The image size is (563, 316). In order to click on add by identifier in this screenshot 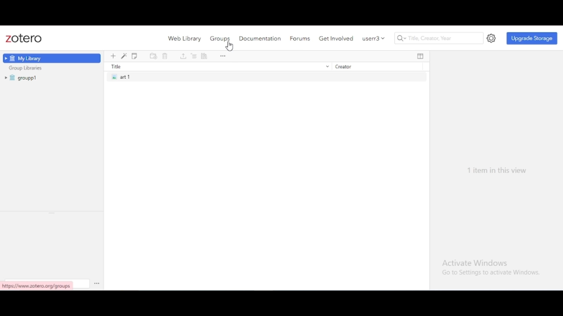, I will do `click(124, 56)`.